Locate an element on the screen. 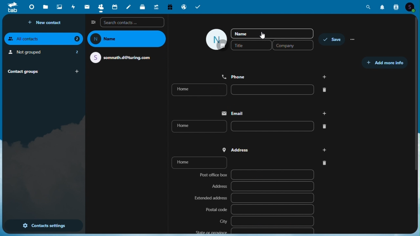  Email hosting is located at coordinates (184, 6).